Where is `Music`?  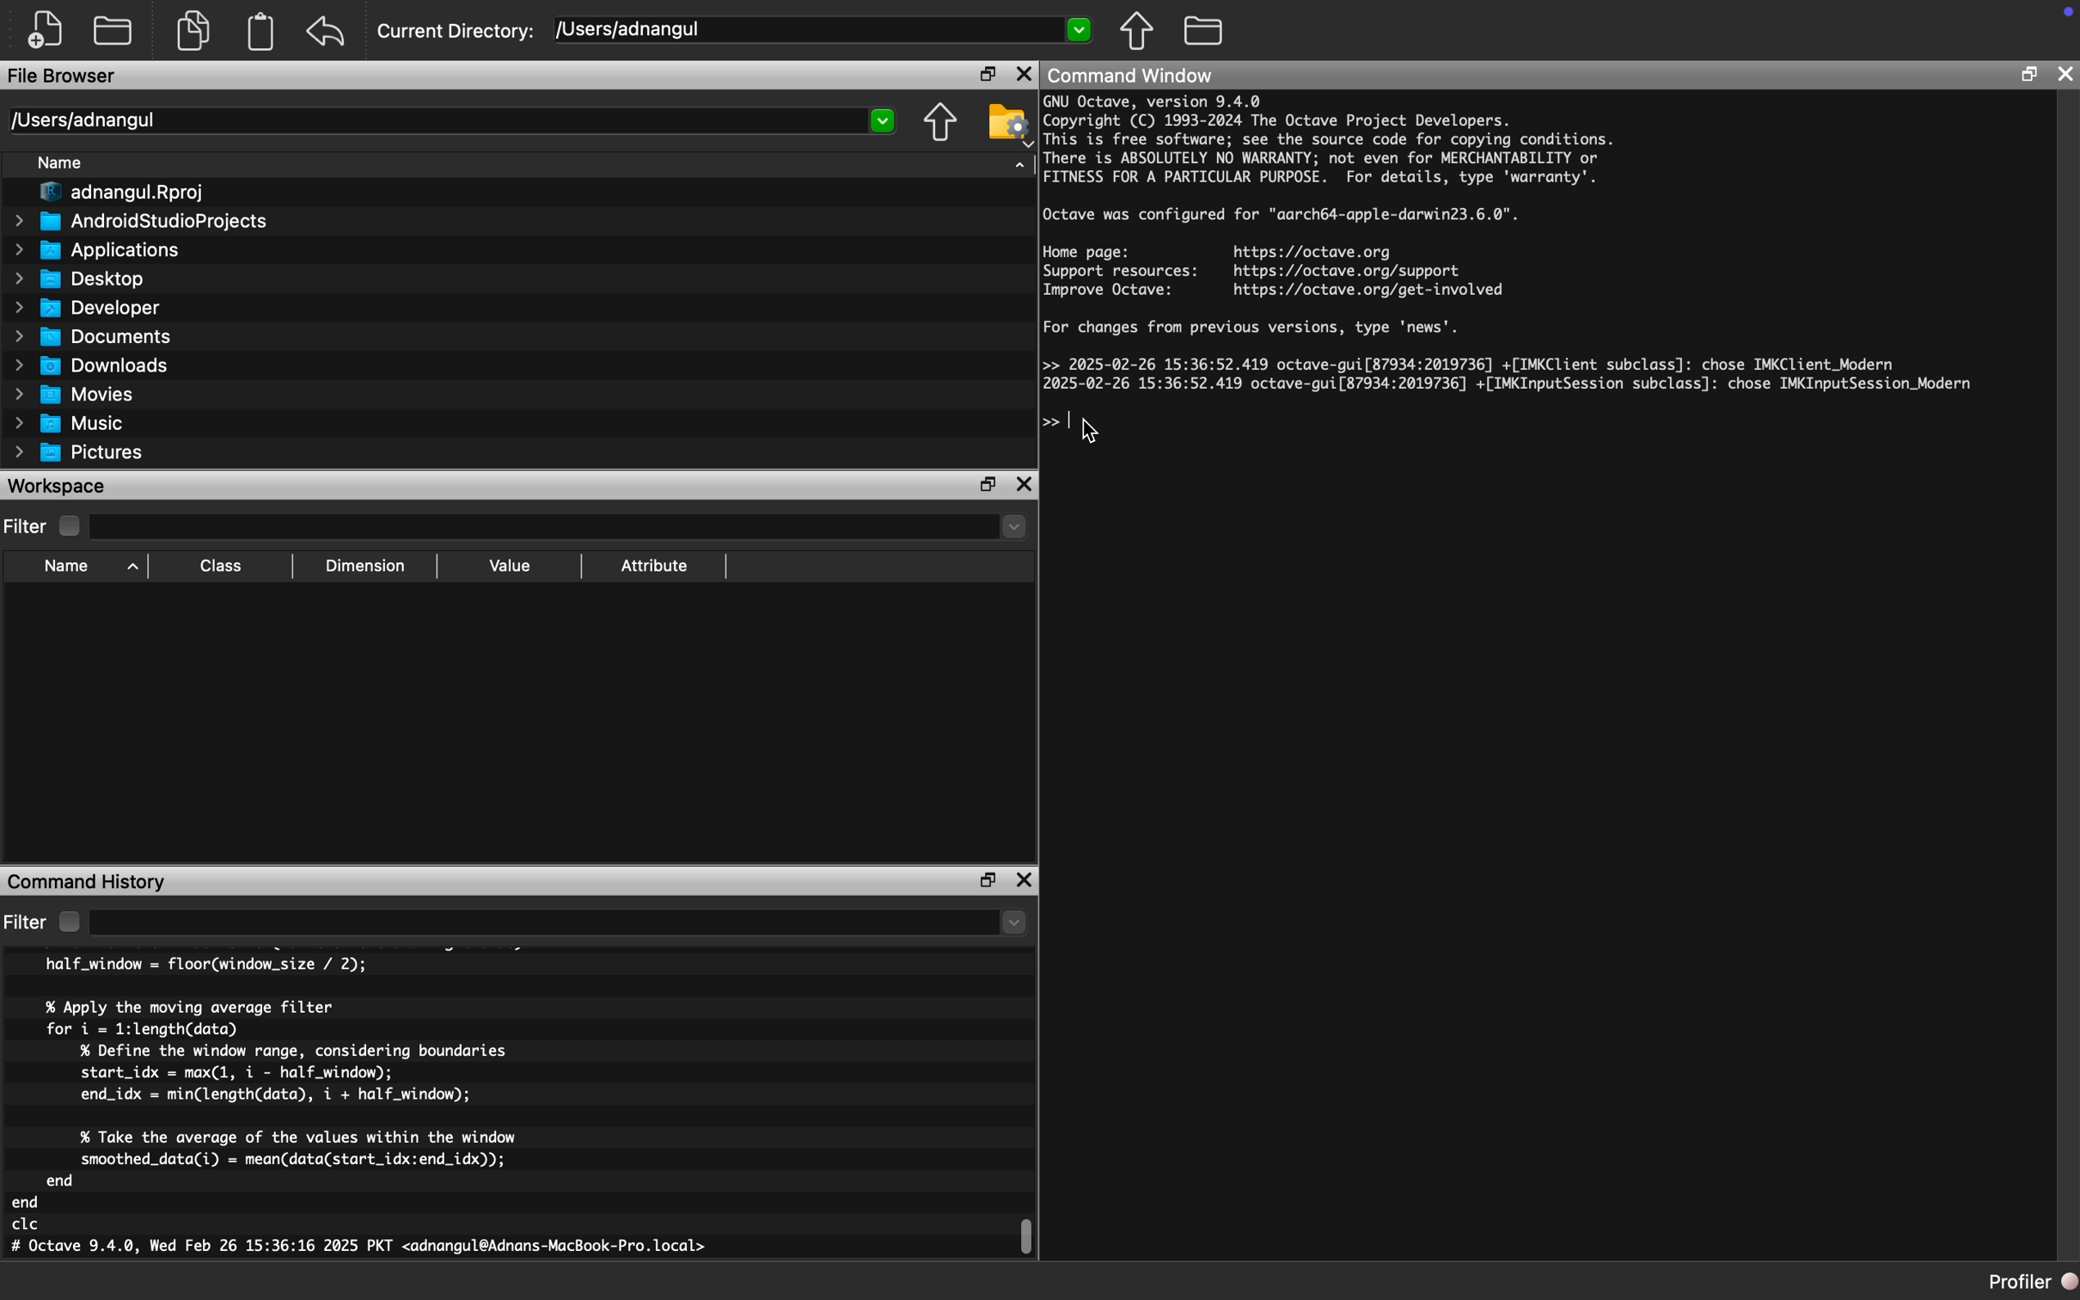
Music is located at coordinates (69, 423).